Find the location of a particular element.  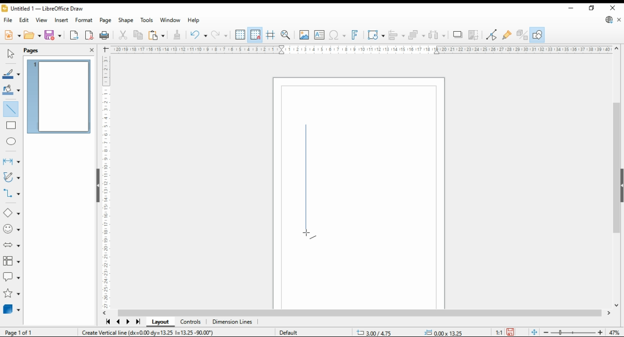

symbol shapes is located at coordinates (12, 229).